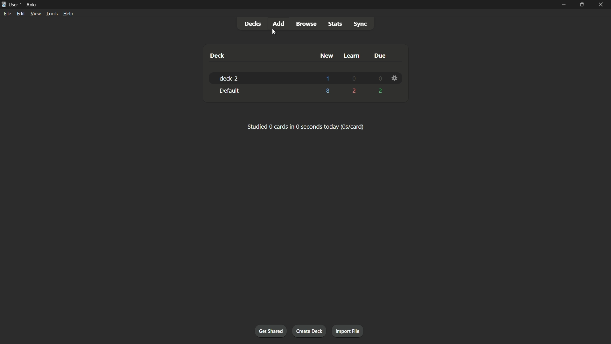  Describe the element at coordinates (252, 24) in the screenshot. I see `decks` at that location.